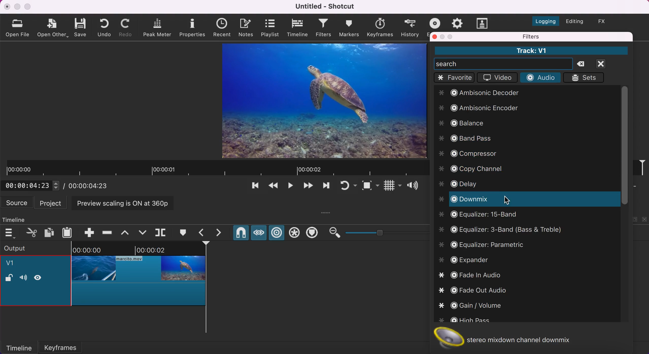 The image size is (649, 354). I want to click on high pass, so click(465, 321).